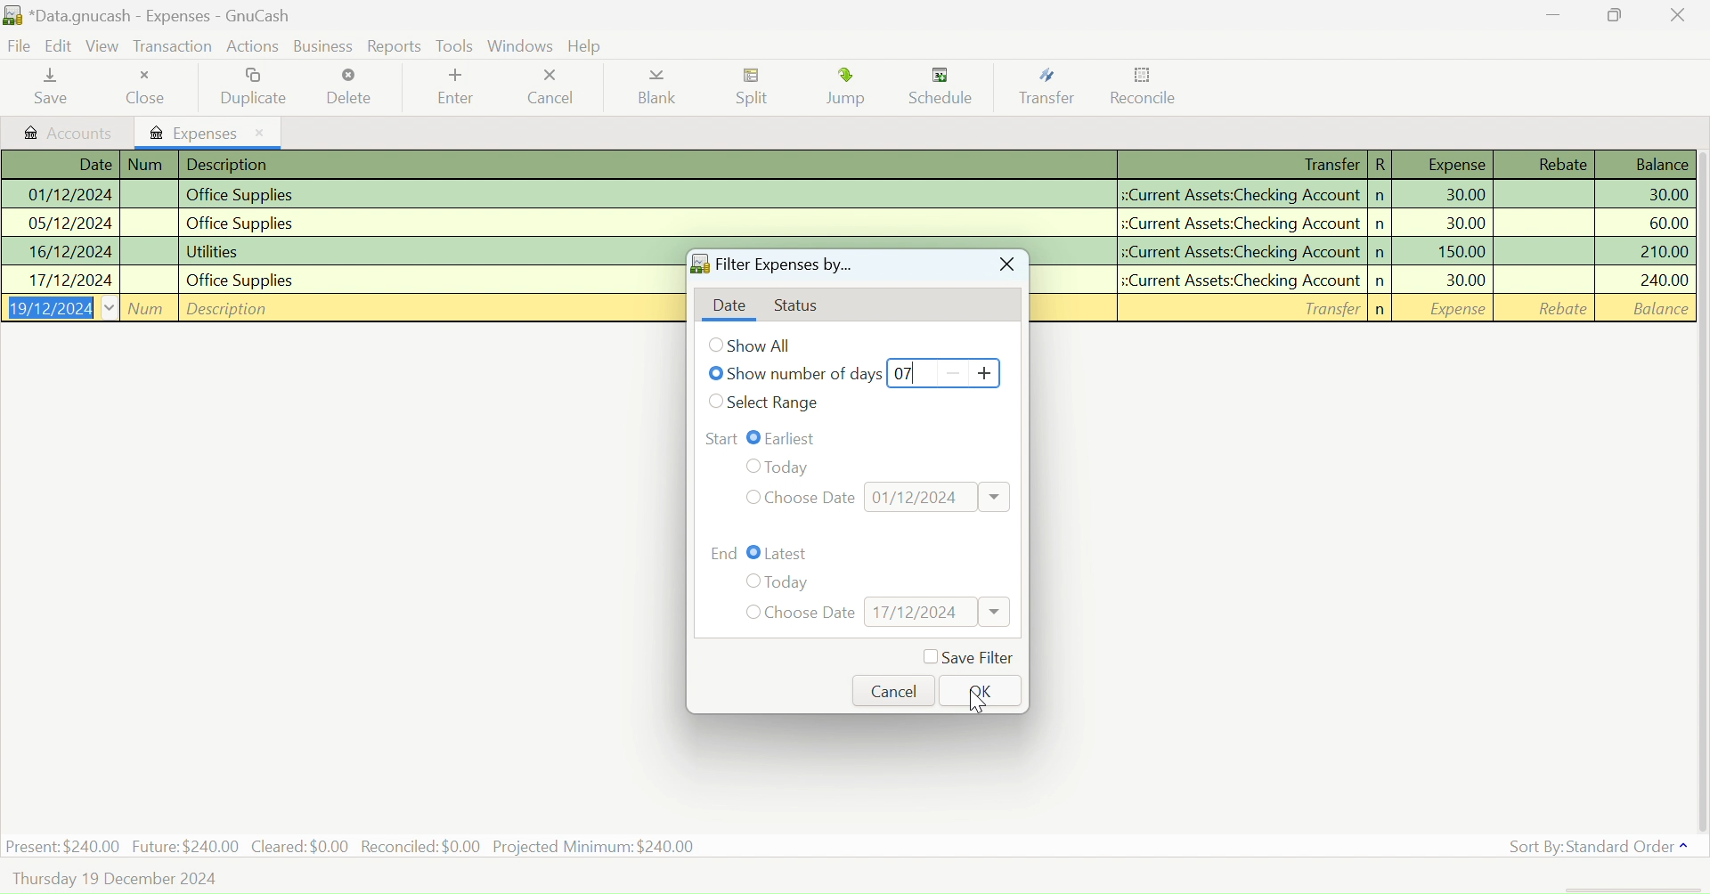 The image size is (1710, 894). I want to click on Office Supplies Transaction, so click(338, 279).